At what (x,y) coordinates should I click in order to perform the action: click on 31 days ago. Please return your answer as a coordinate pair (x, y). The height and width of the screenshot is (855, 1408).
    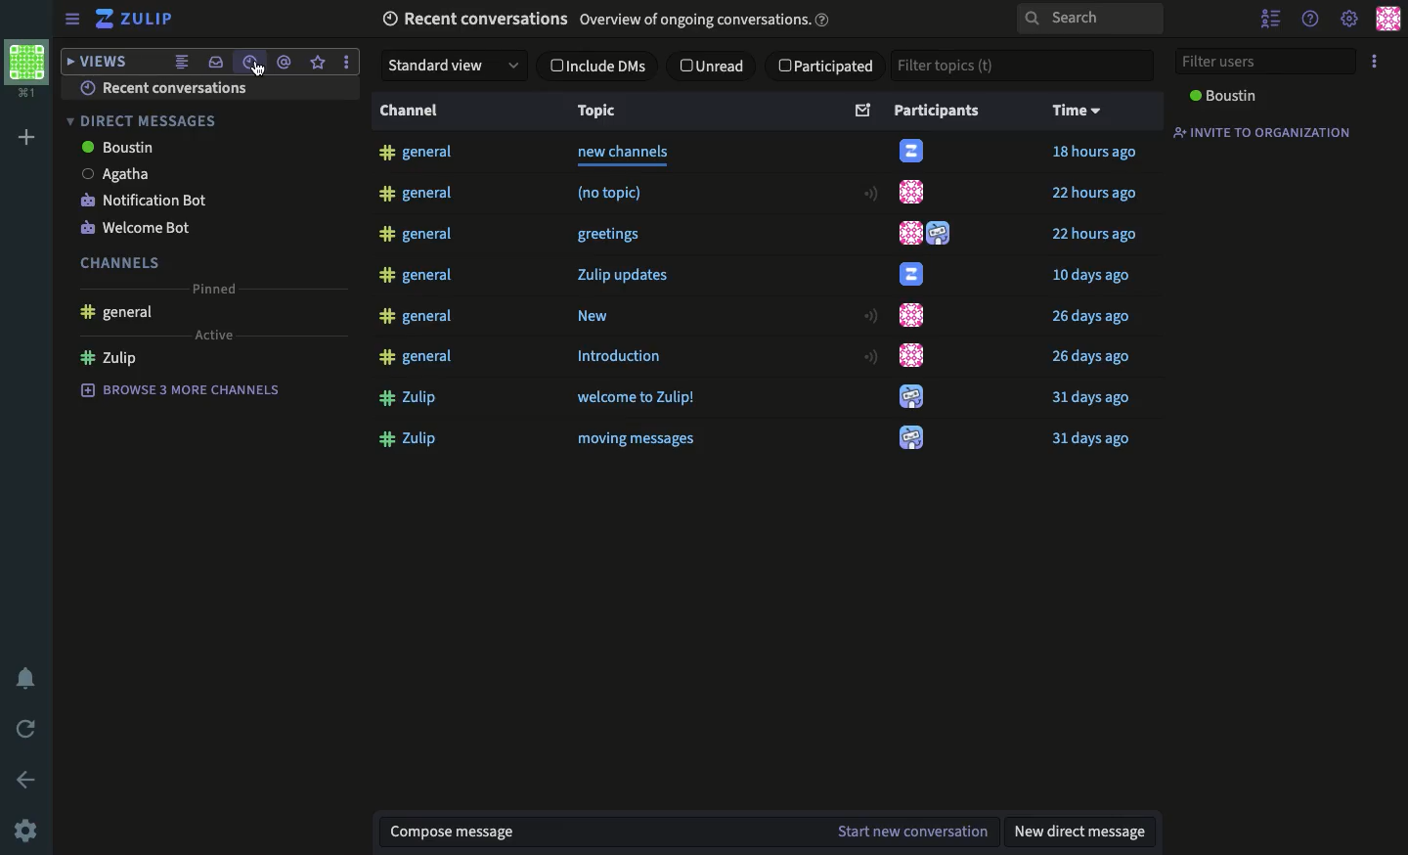
    Looking at the image, I should click on (1092, 439).